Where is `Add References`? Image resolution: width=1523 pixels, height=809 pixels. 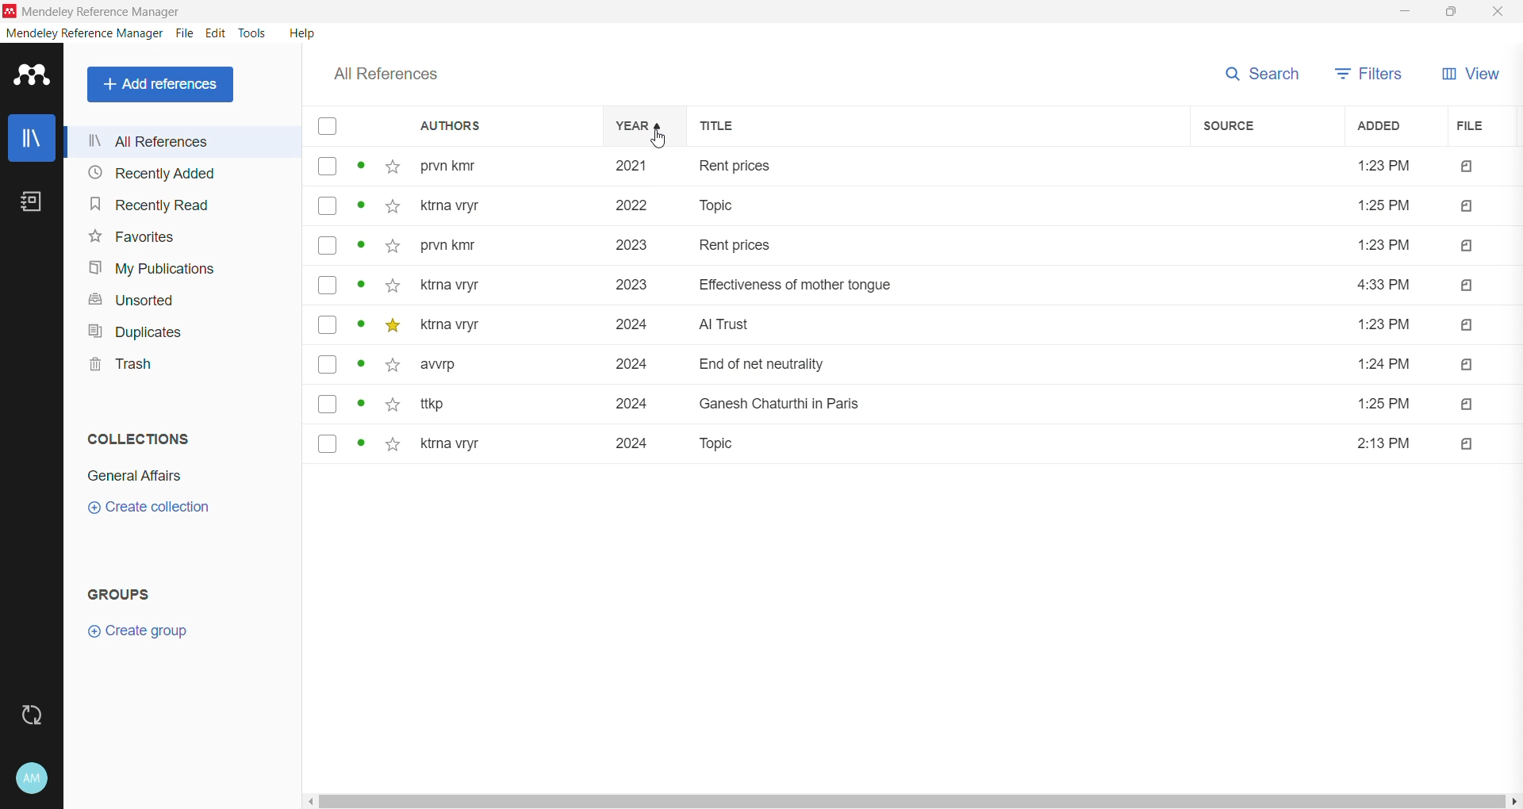
Add References is located at coordinates (163, 84).